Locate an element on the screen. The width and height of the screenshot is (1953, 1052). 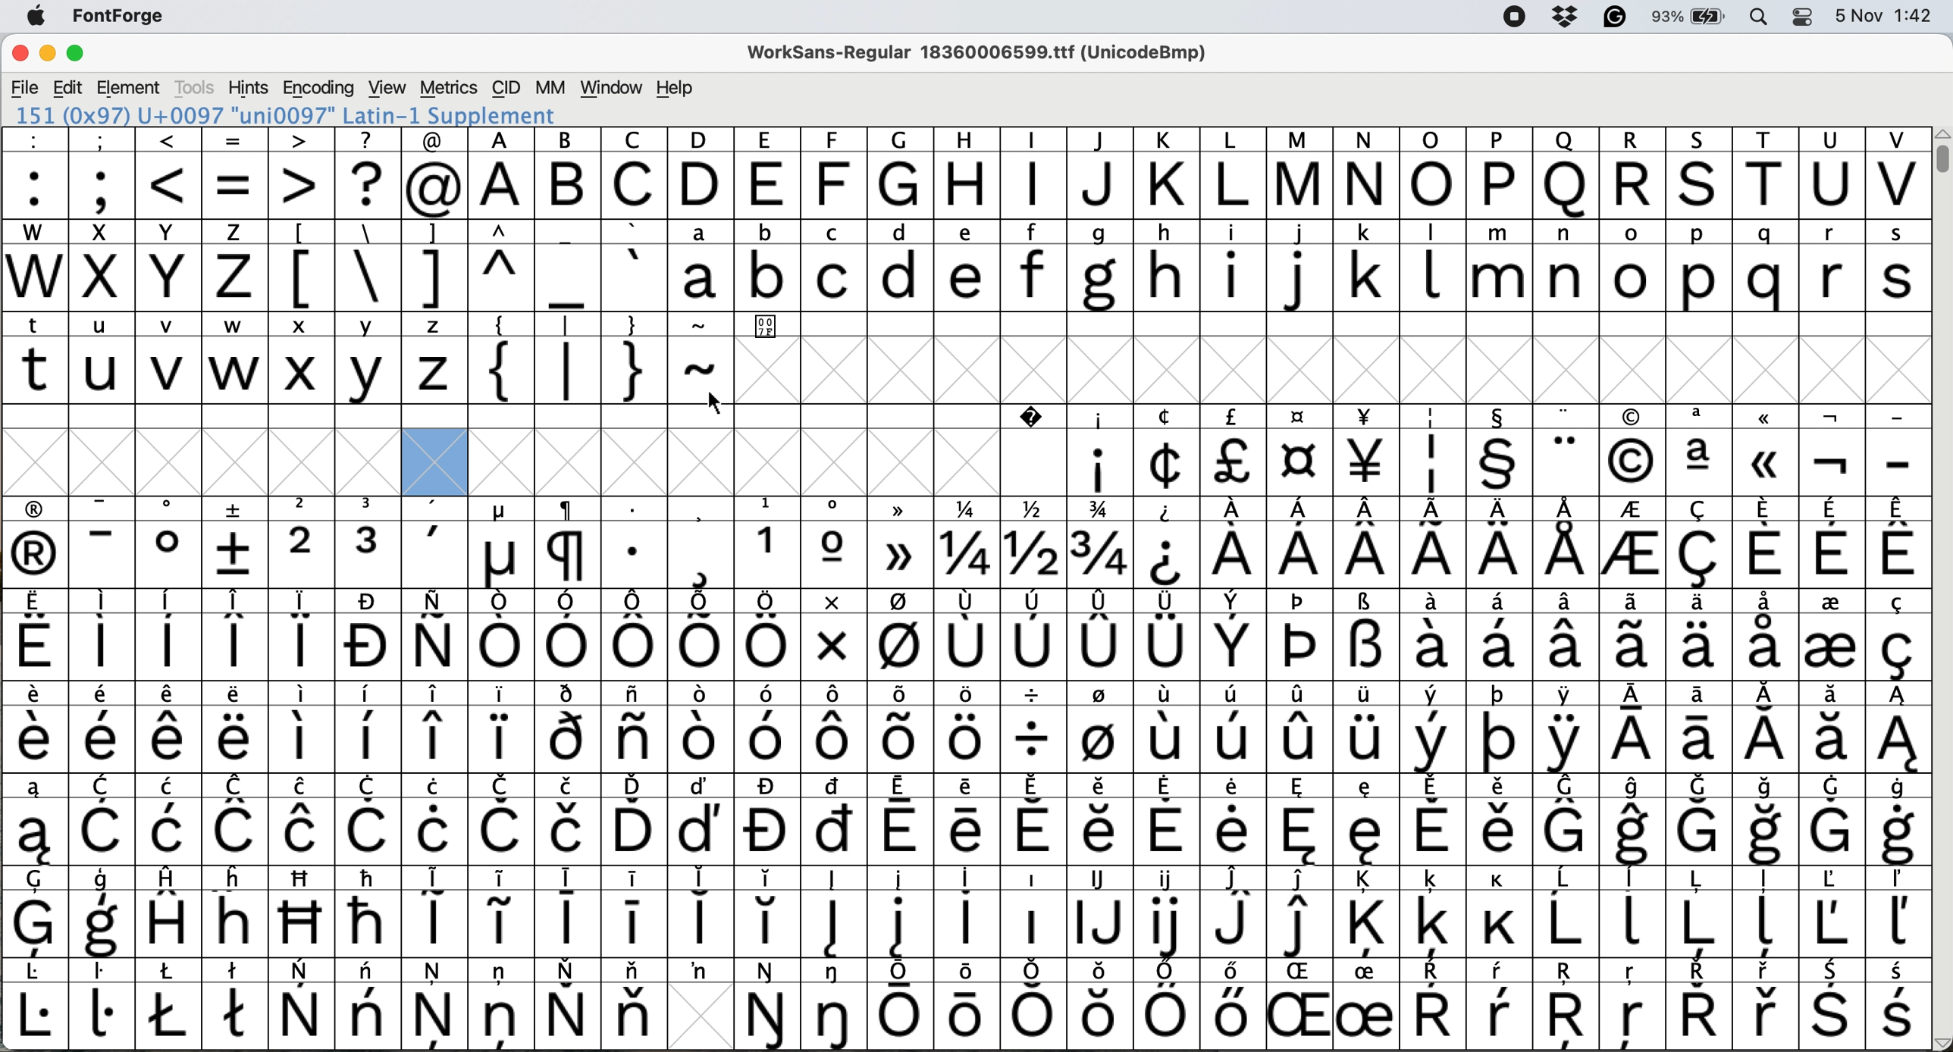
symbol is located at coordinates (1369, 450).